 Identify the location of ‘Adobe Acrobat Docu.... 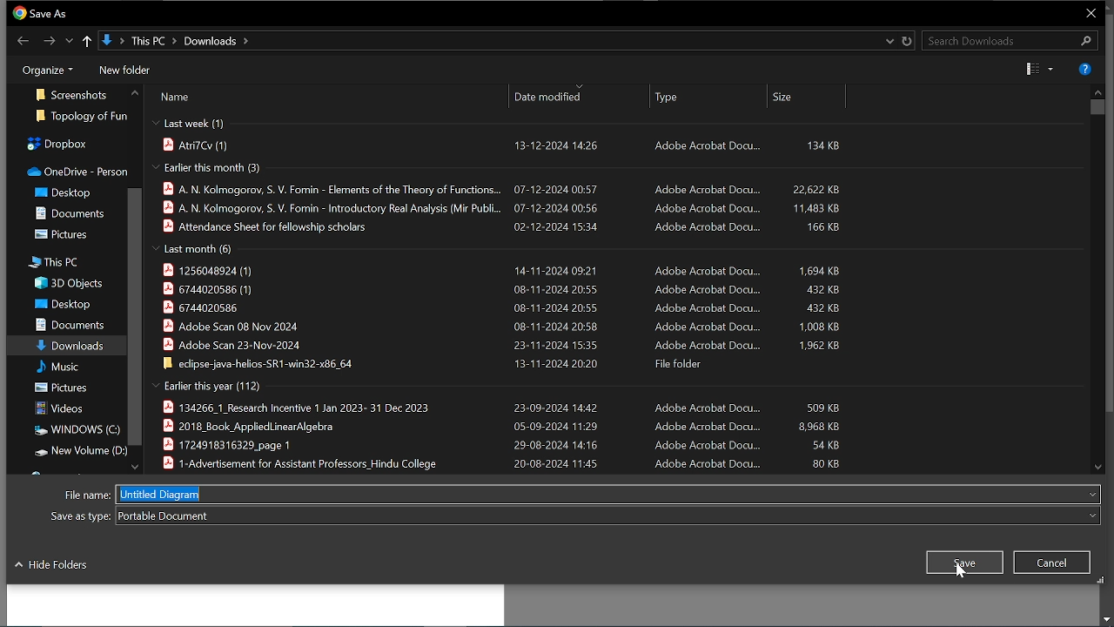
(703, 291).